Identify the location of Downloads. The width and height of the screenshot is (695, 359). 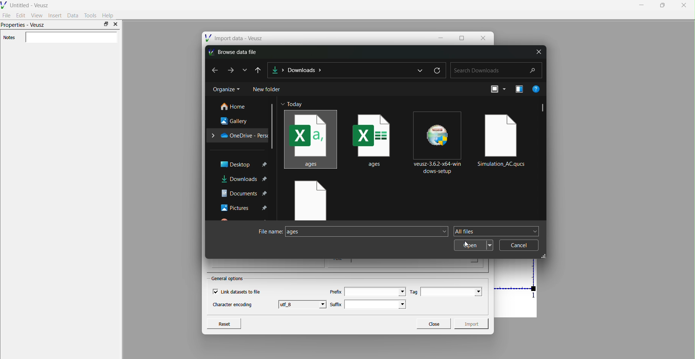
(244, 179).